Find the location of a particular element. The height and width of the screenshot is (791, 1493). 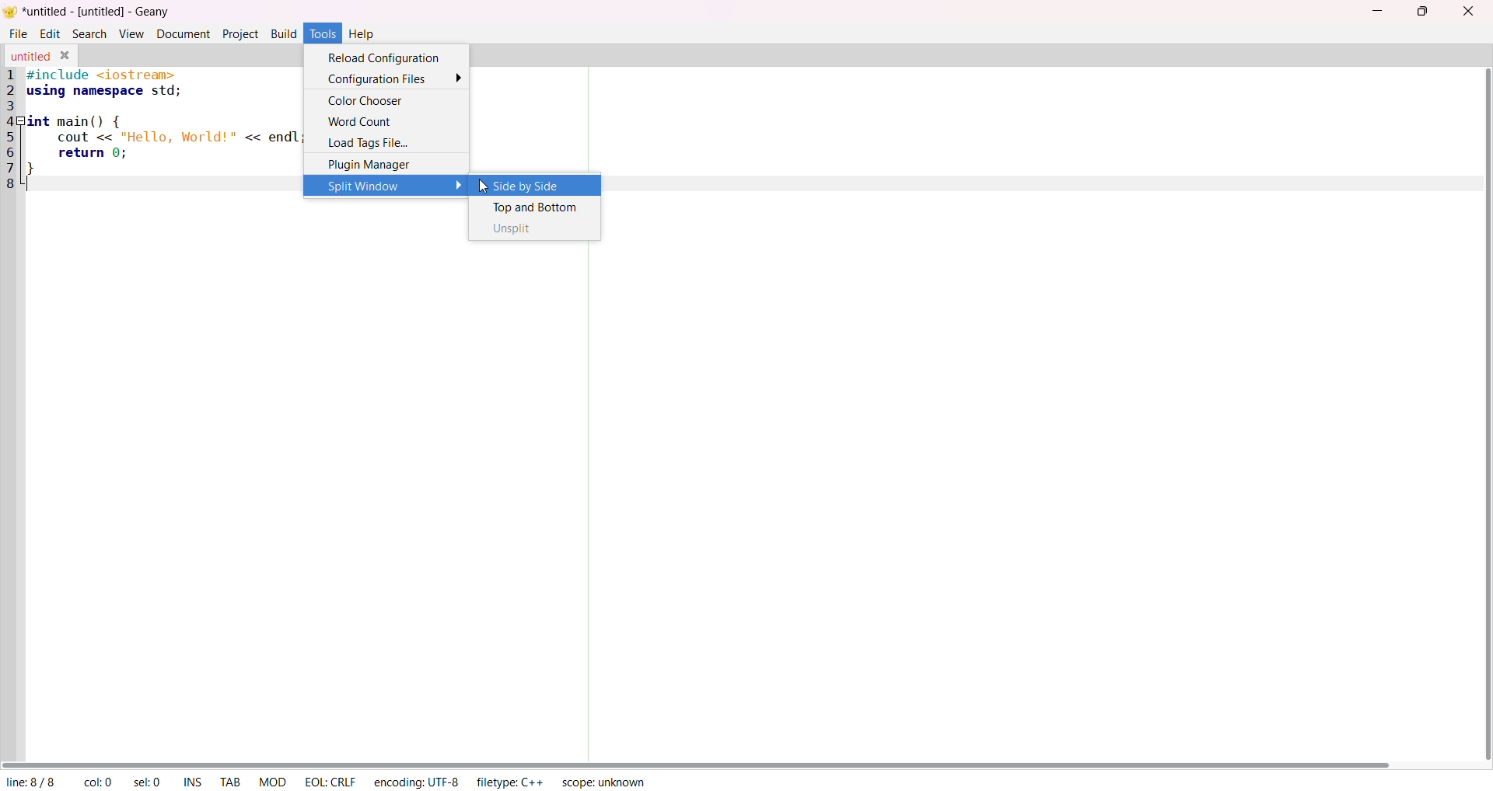

Word Count is located at coordinates (359, 121).